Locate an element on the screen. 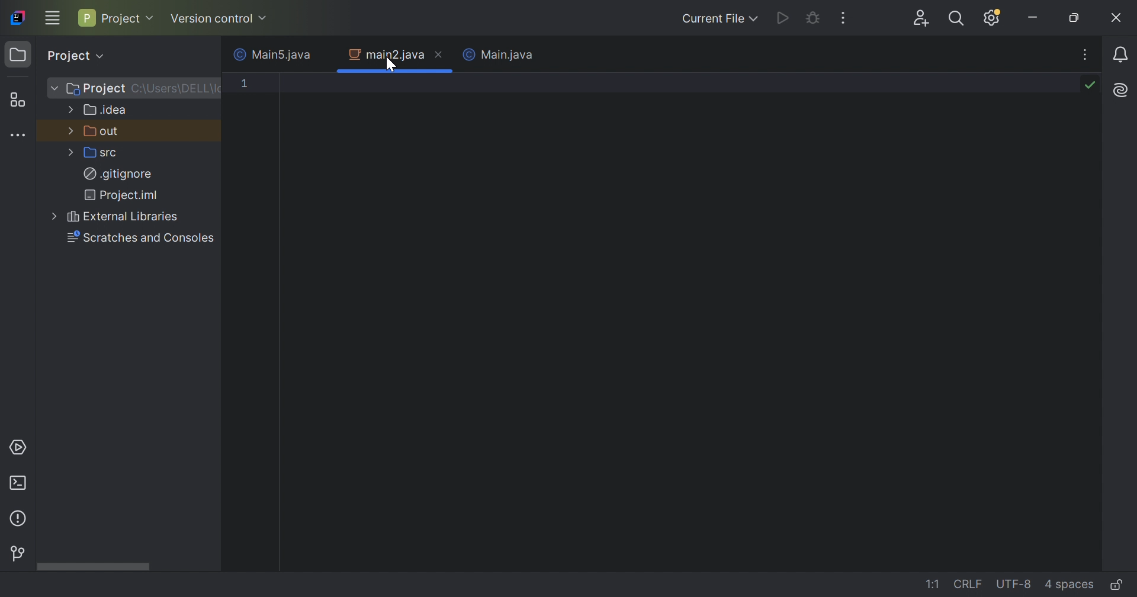 The image size is (1137, 597). Services is located at coordinates (20, 446).